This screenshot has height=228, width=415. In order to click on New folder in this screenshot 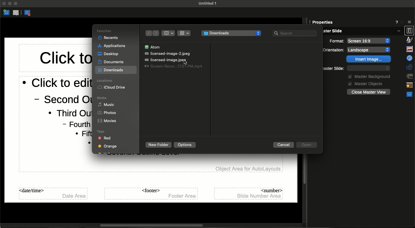, I will do `click(158, 145)`.